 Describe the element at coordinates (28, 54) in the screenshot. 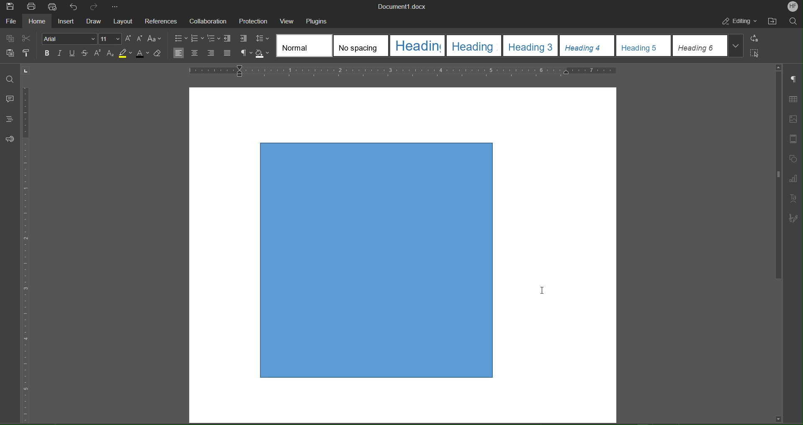

I see `Style Copy` at that location.